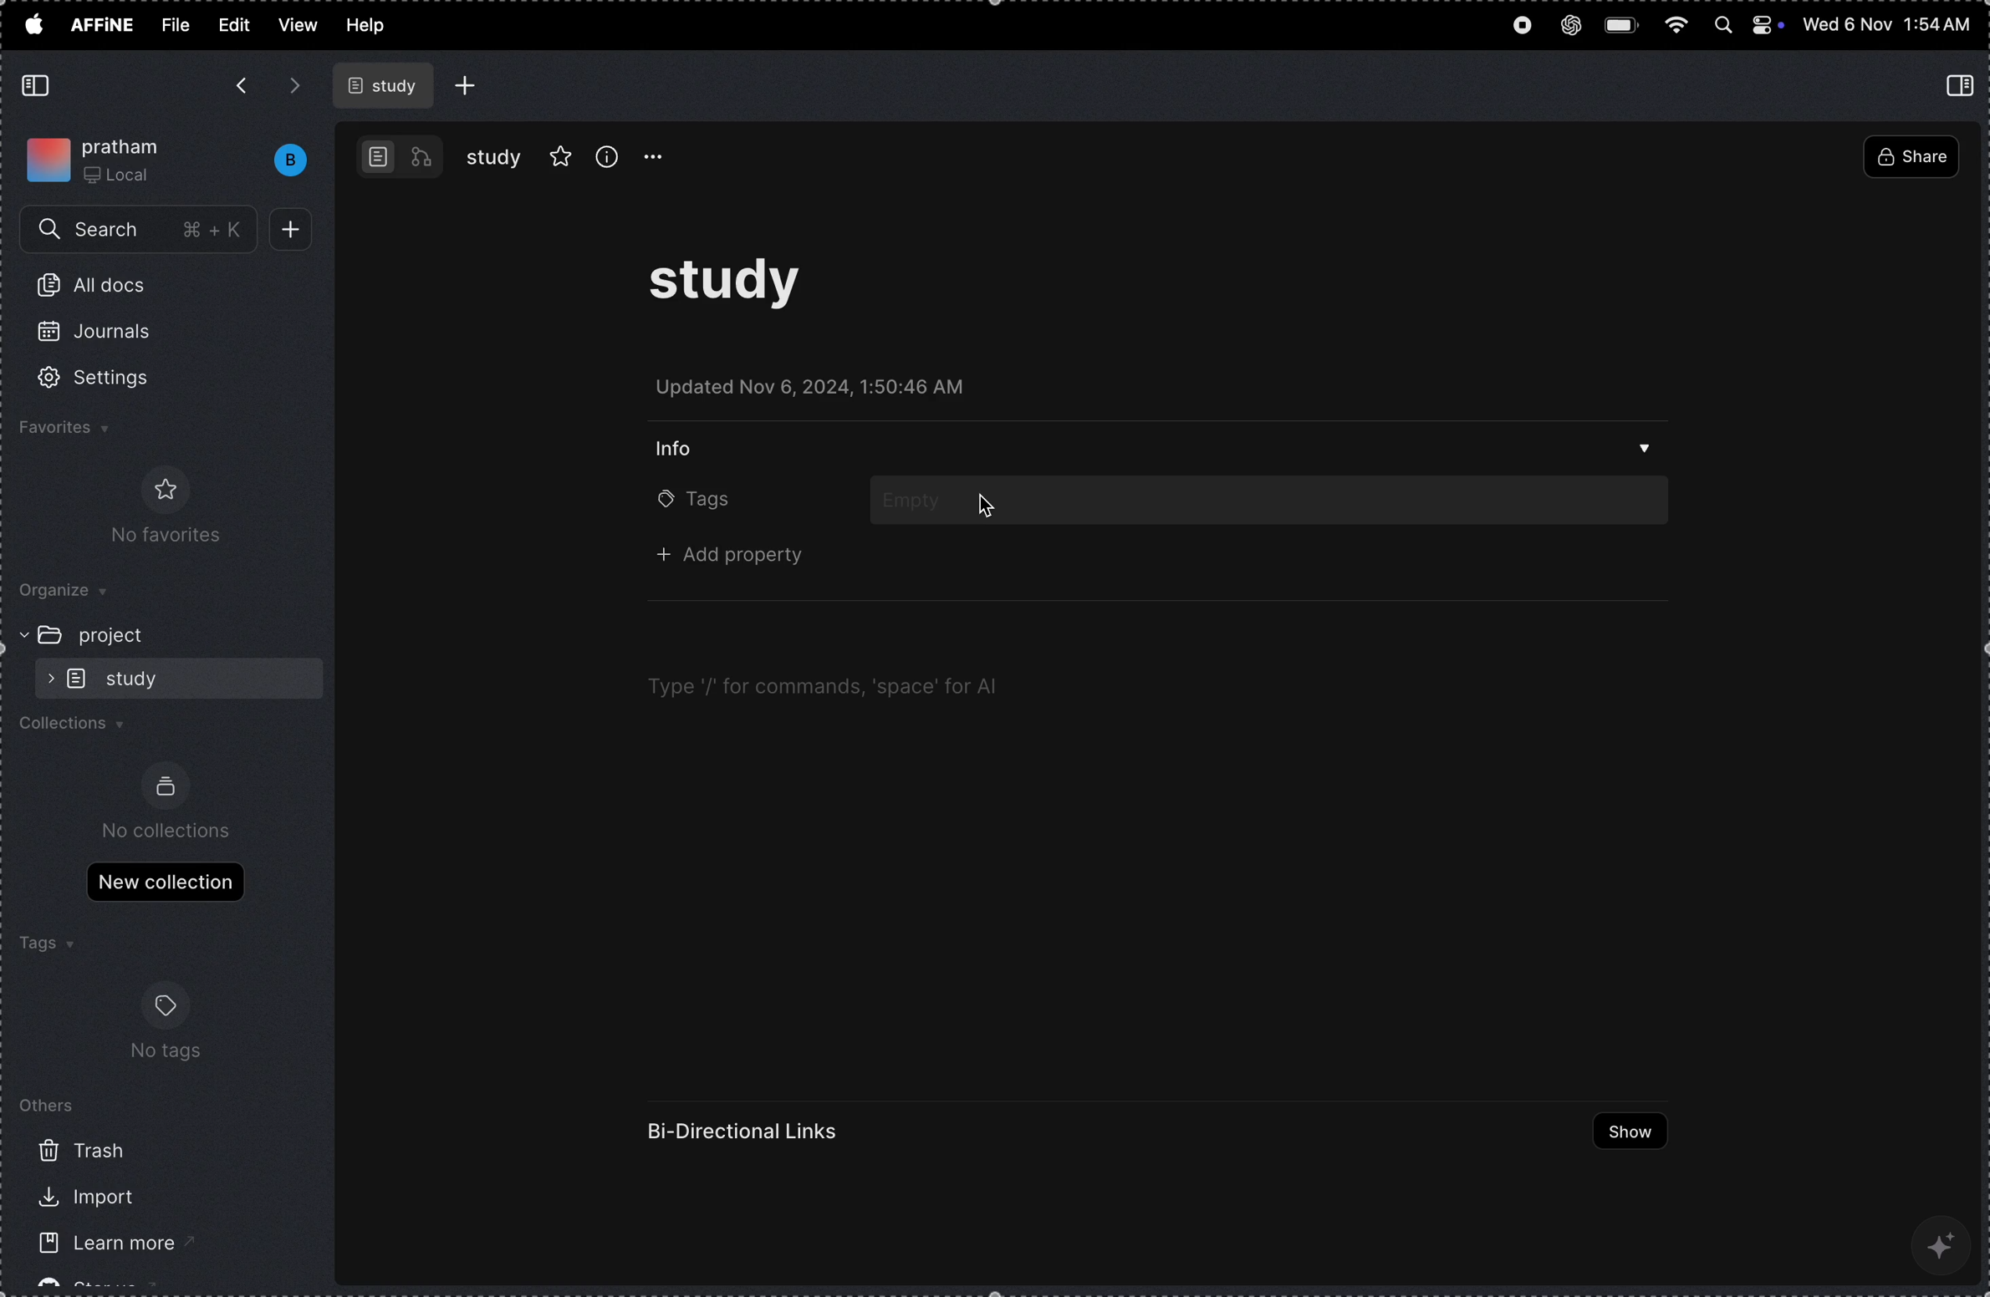 The image size is (1990, 1297). Describe the element at coordinates (1646, 452) in the screenshot. I see `drop down` at that location.